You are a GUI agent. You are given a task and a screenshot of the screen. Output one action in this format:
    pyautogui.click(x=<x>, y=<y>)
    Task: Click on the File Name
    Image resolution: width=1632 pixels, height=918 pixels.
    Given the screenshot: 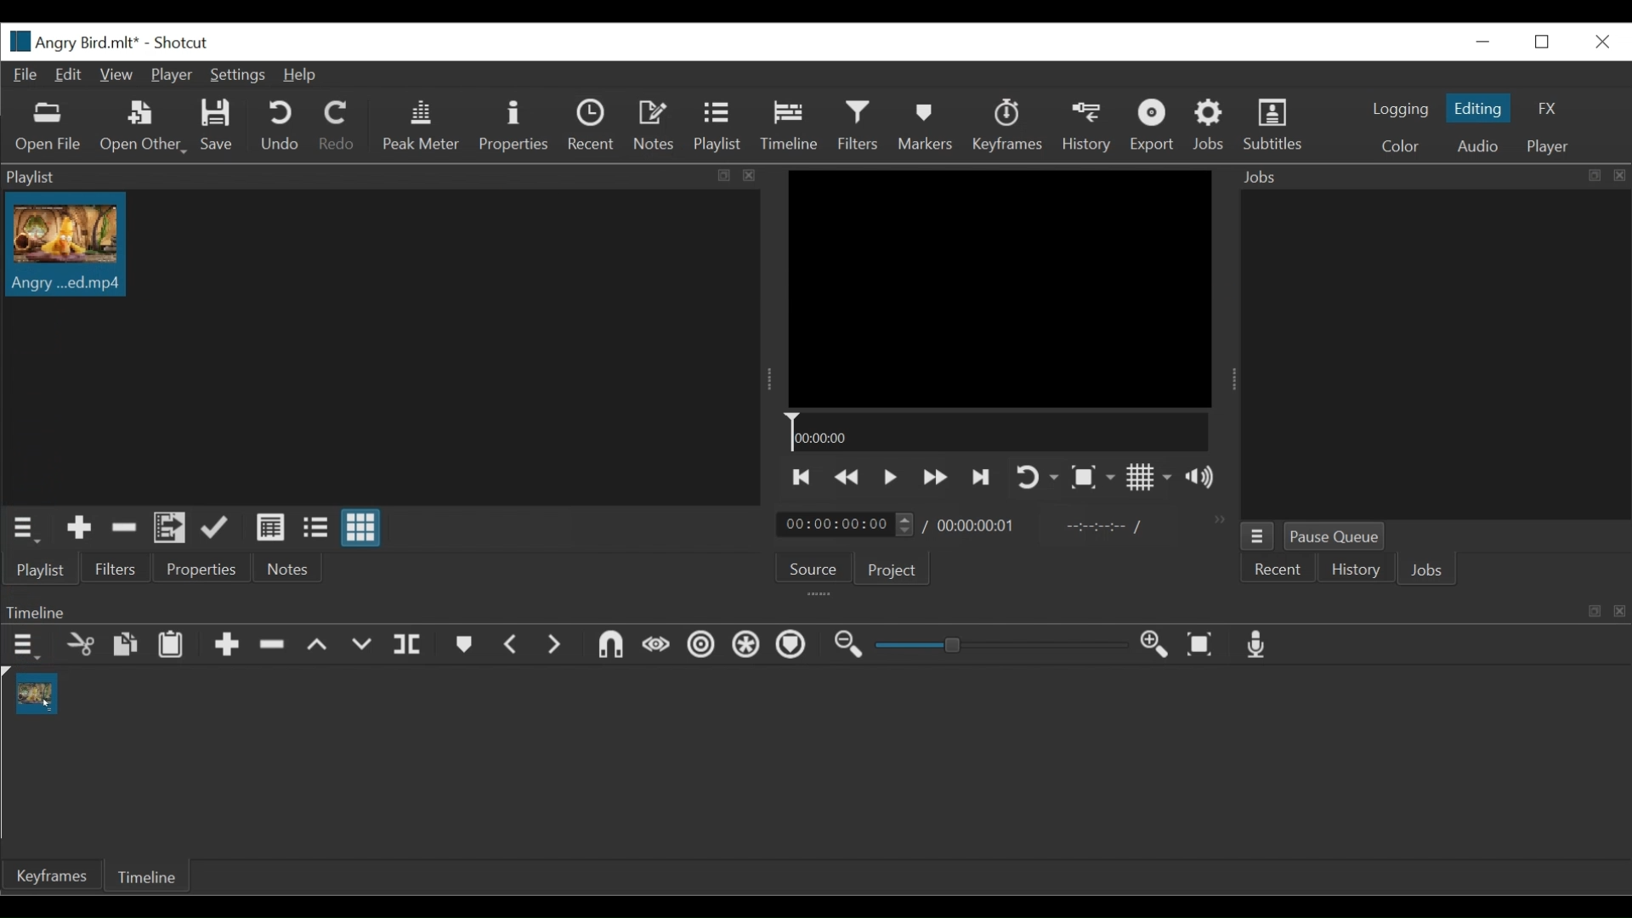 What is the action you would take?
    pyautogui.click(x=71, y=42)
    